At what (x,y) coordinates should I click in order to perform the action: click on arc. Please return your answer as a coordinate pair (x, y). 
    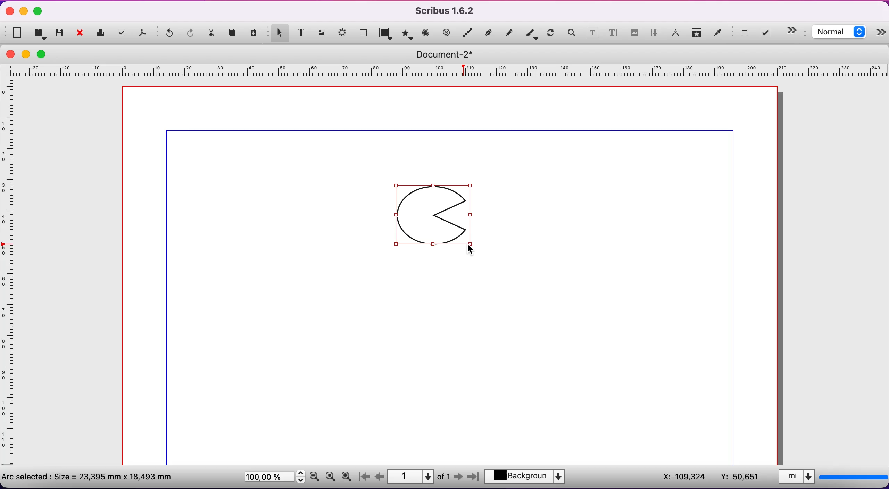
    Looking at the image, I should click on (426, 33).